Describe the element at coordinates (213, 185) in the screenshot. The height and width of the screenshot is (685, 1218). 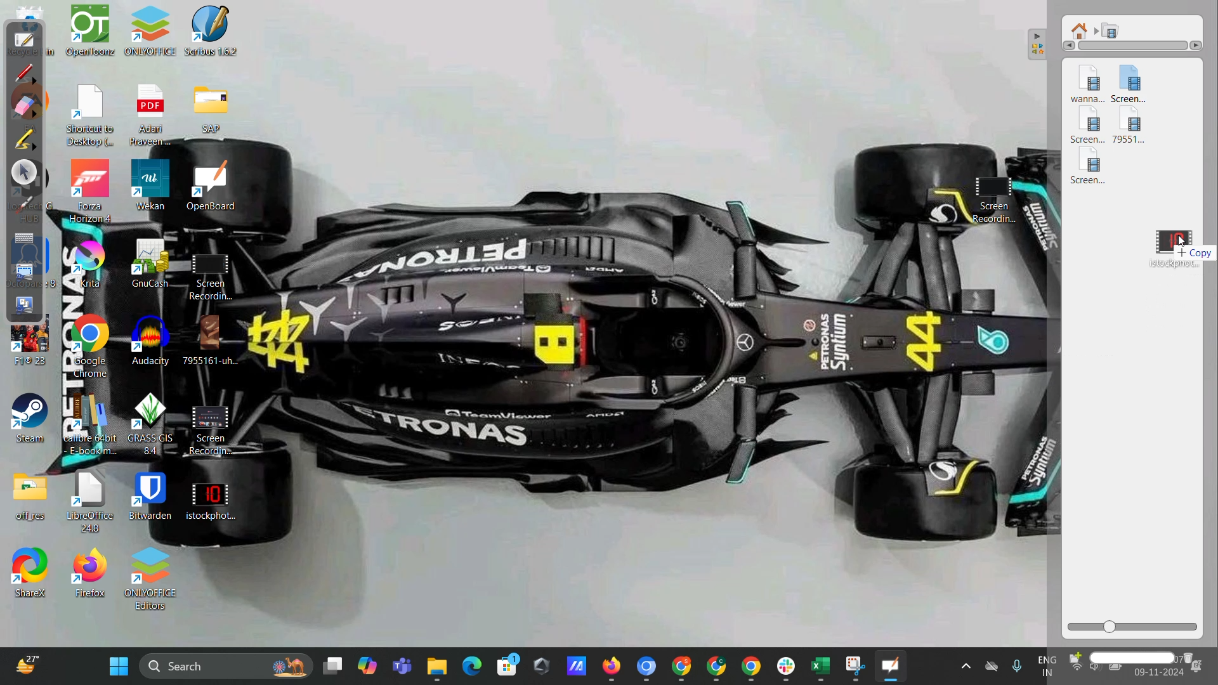
I see `OpenBoard` at that location.